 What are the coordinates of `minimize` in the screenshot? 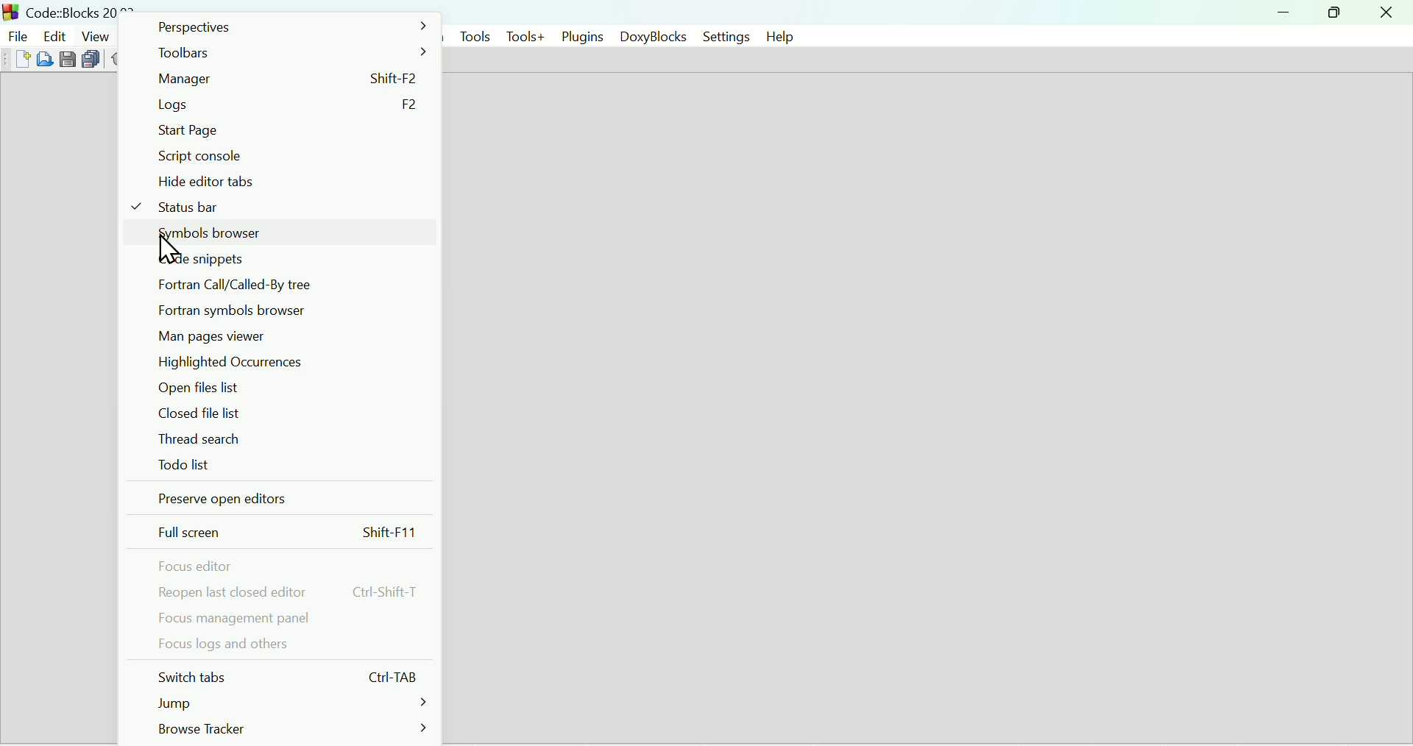 It's located at (1283, 13).